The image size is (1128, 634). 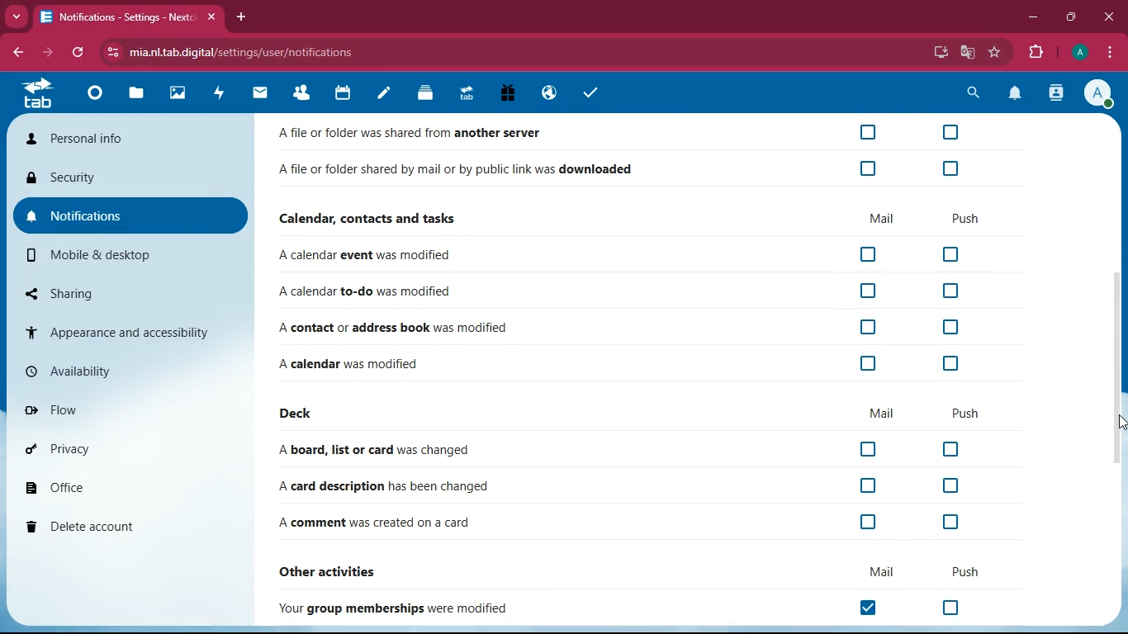 What do you see at coordinates (1098, 92) in the screenshot?
I see `Account` at bounding box center [1098, 92].